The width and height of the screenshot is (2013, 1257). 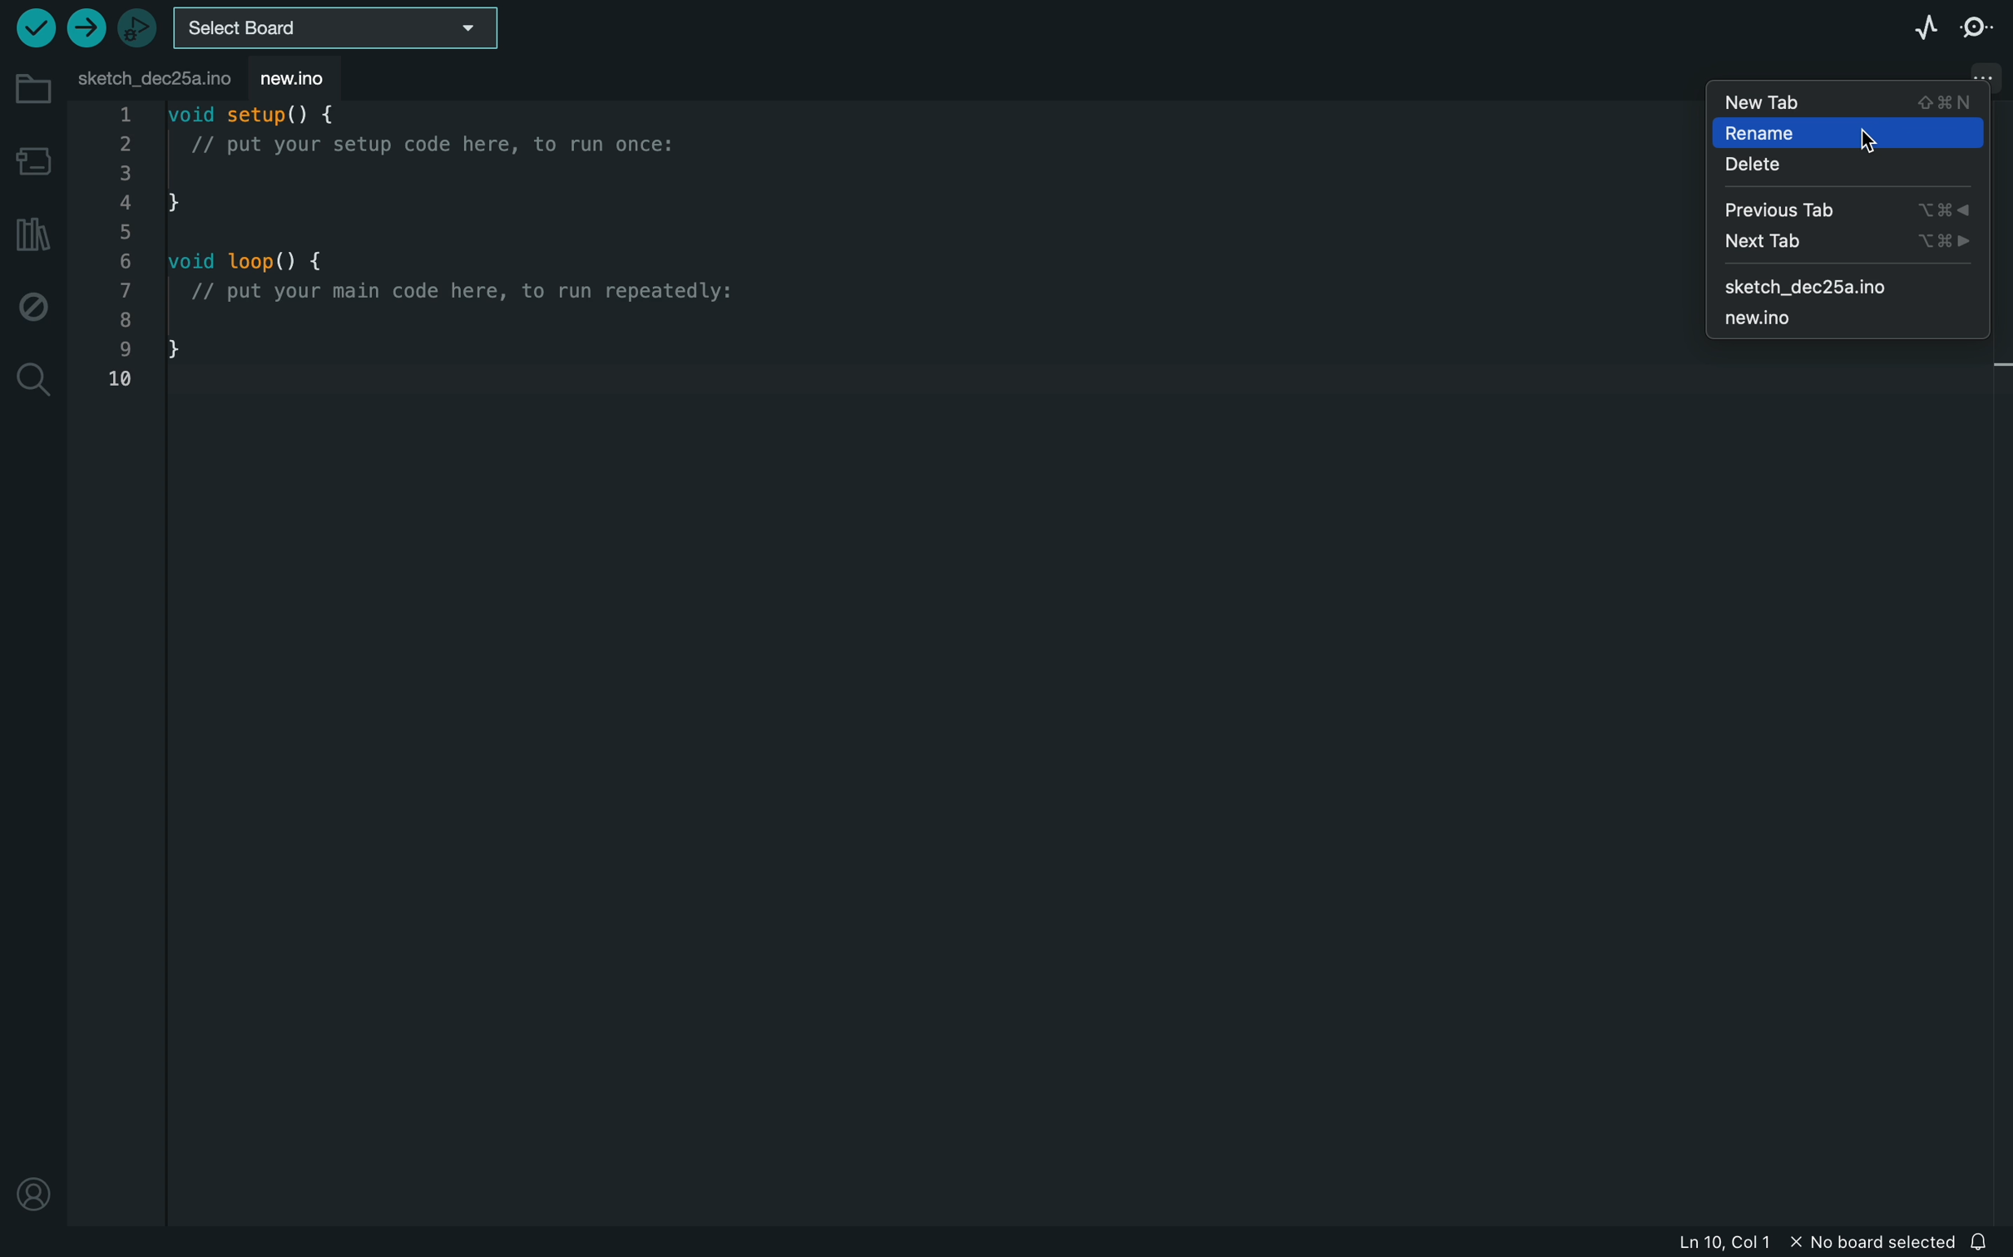 What do you see at coordinates (1818, 1245) in the screenshot?
I see `file information` at bounding box center [1818, 1245].